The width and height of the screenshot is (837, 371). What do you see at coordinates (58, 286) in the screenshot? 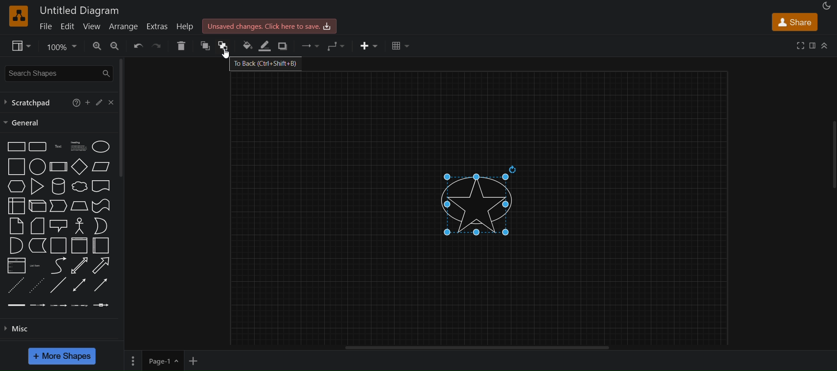
I see `link ` at bounding box center [58, 286].